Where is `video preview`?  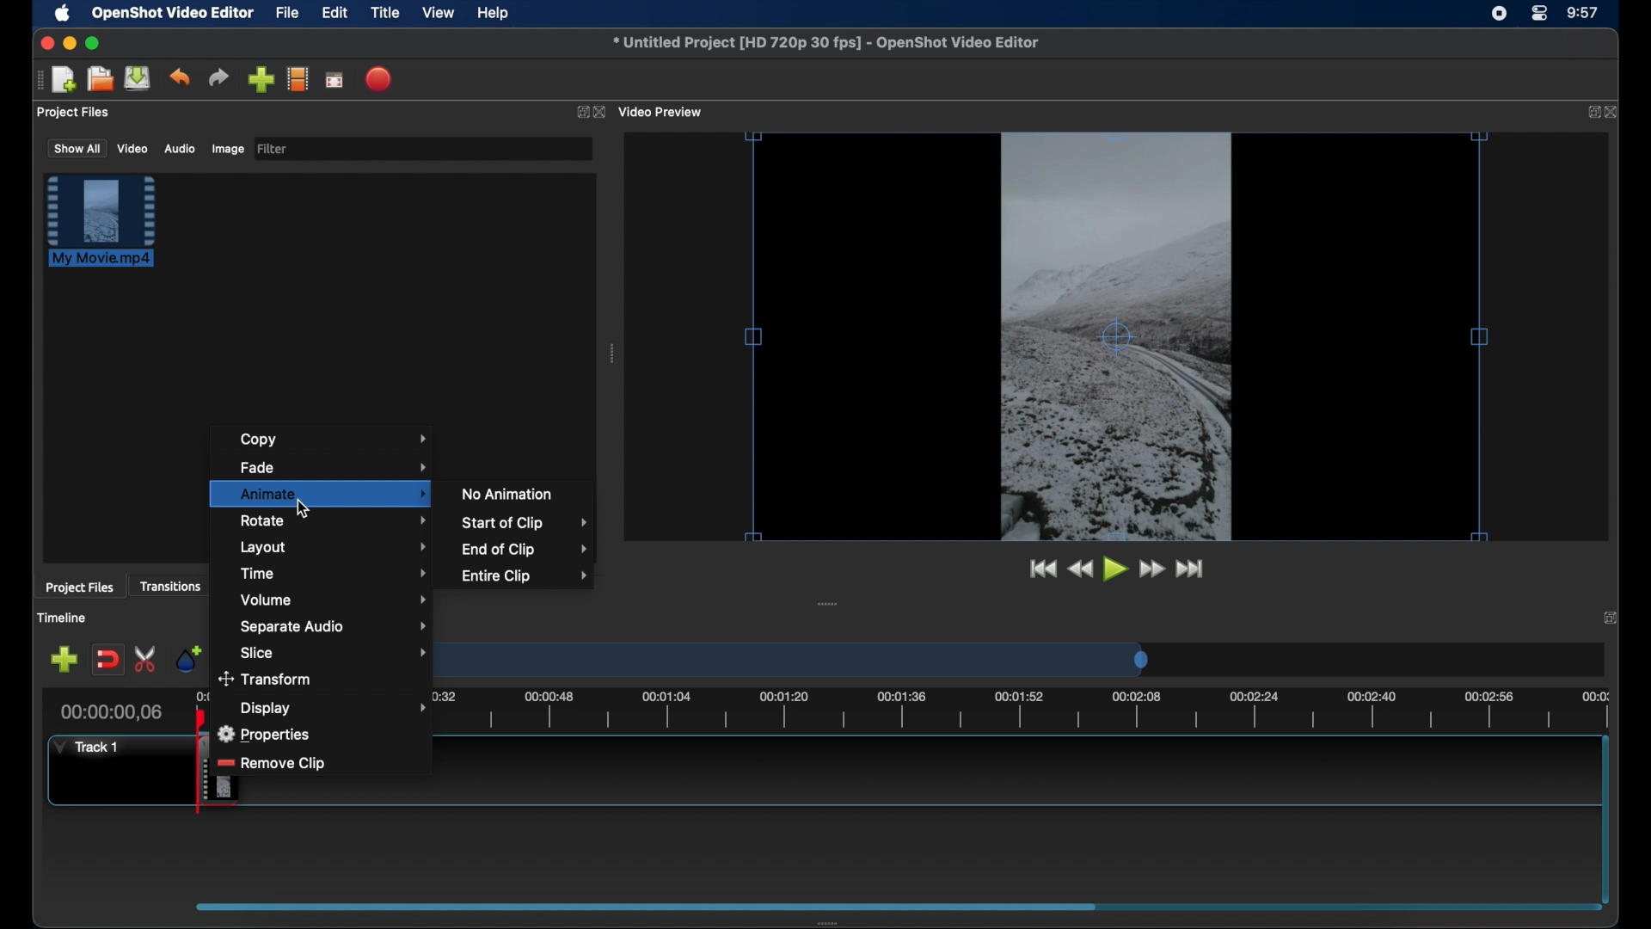
video preview is located at coordinates (662, 113).